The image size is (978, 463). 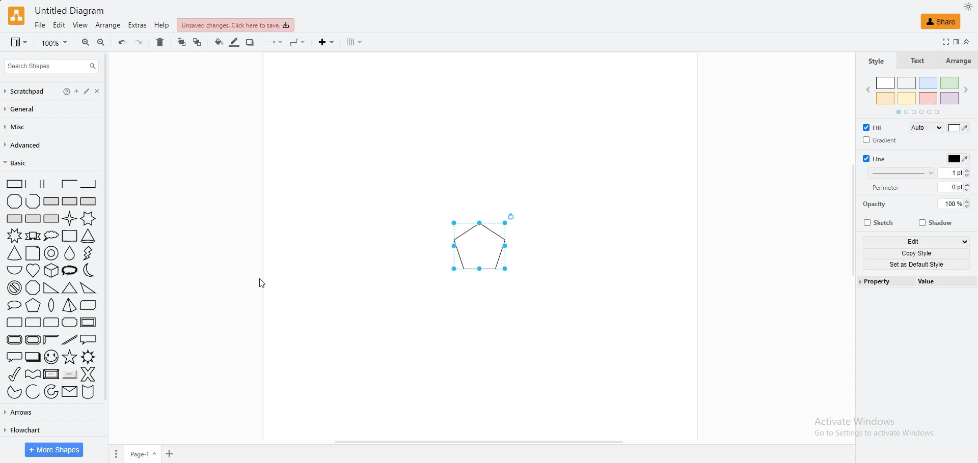 What do you see at coordinates (970, 184) in the screenshot?
I see `increase perimeter` at bounding box center [970, 184].